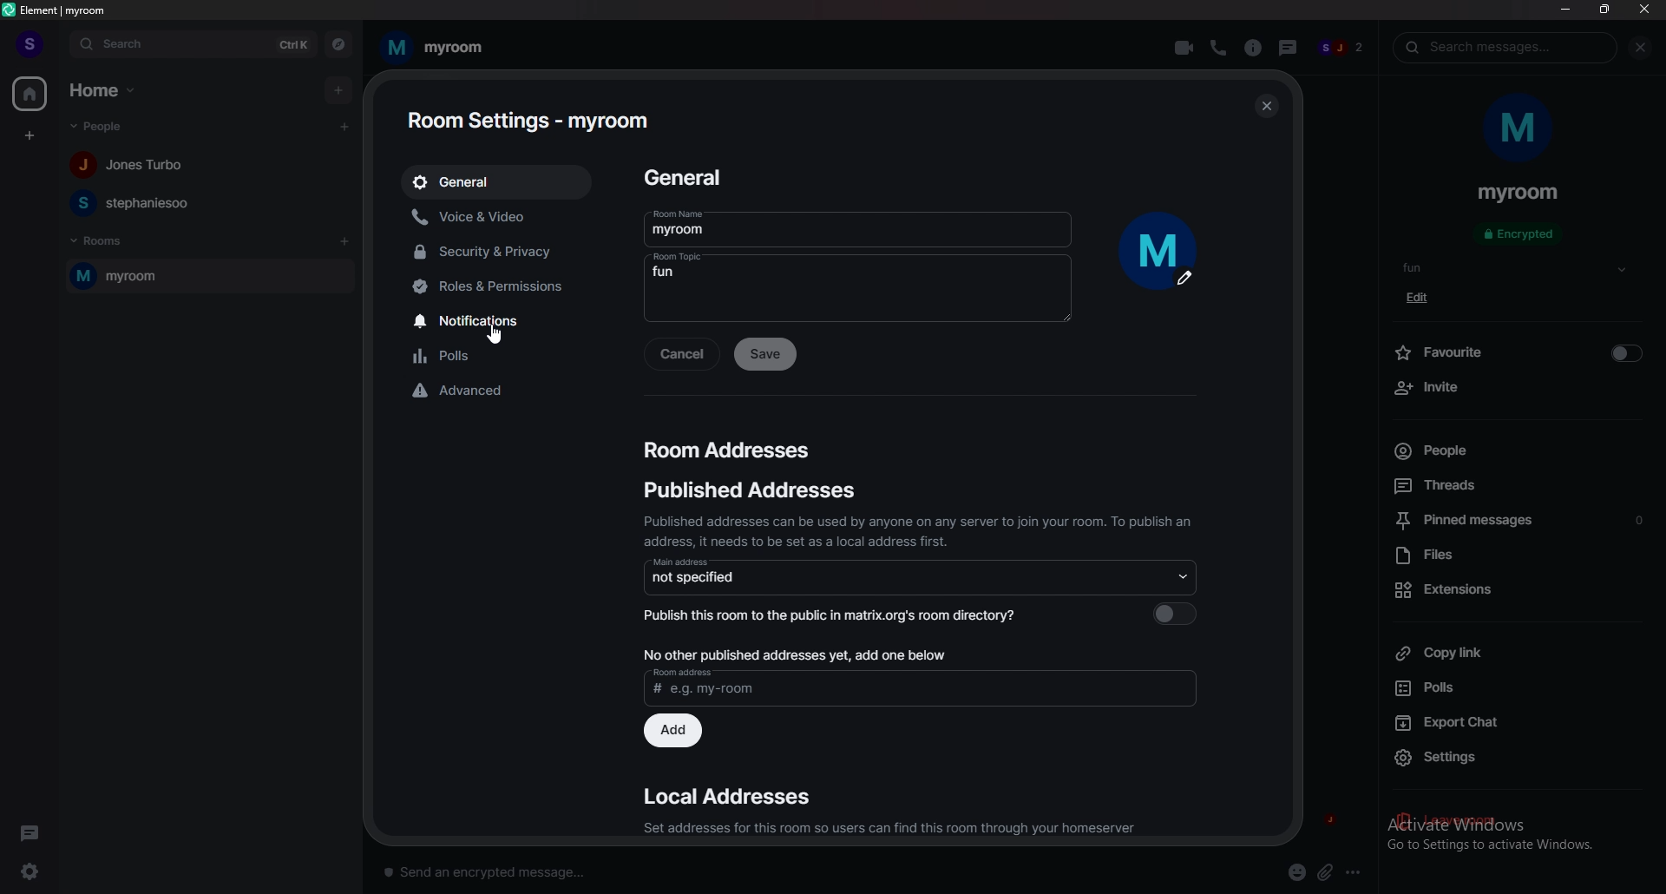  What do you see at coordinates (1298, 873) in the screenshot?
I see `emoji` at bounding box center [1298, 873].